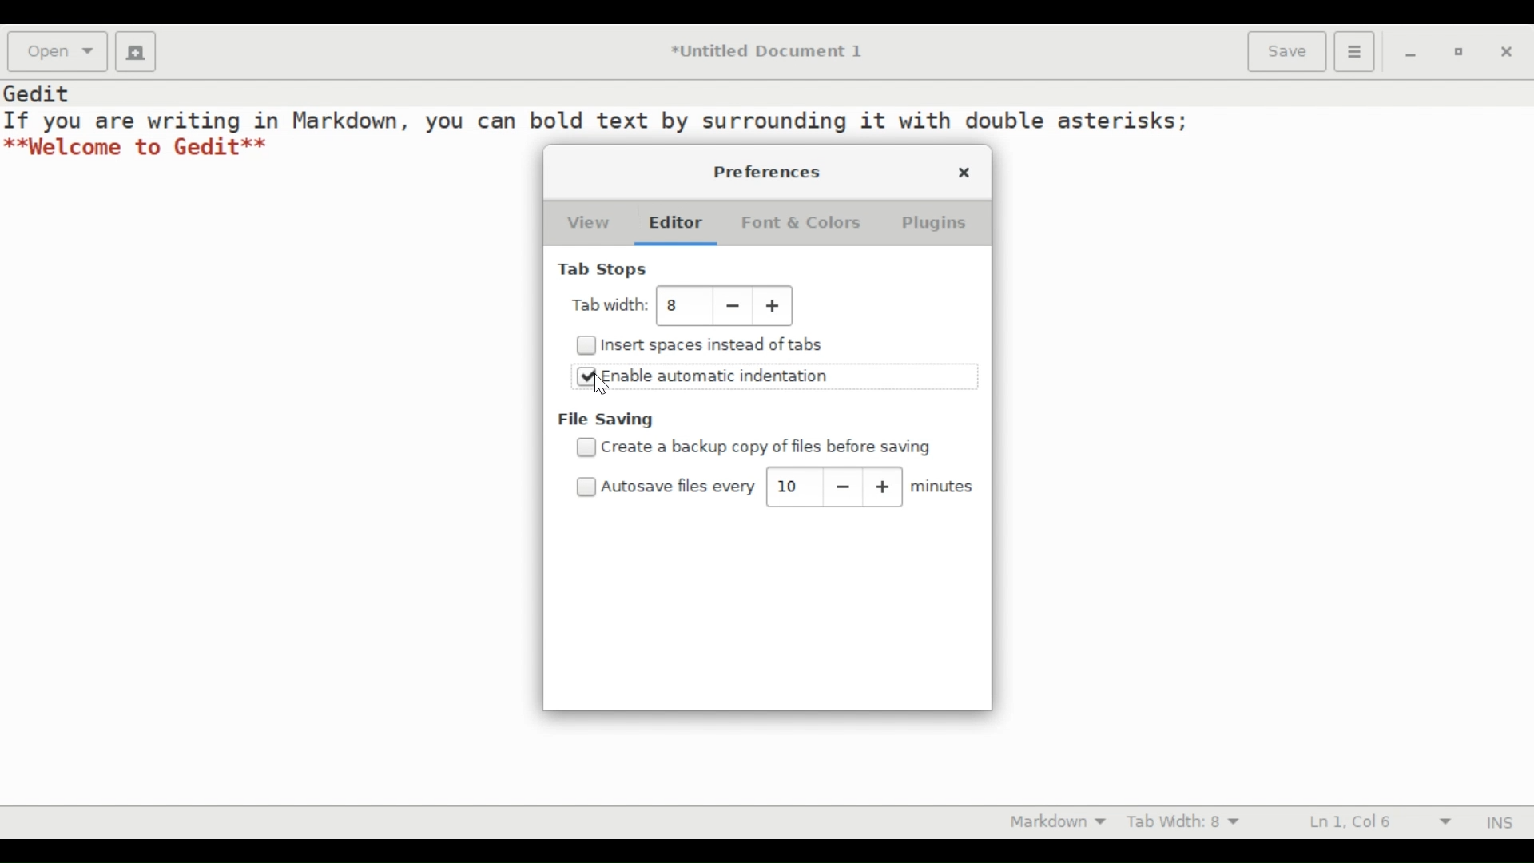 This screenshot has width=1534, height=863. What do you see at coordinates (773, 308) in the screenshot?
I see `Increase tab width value` at bounding box center [773, 308].